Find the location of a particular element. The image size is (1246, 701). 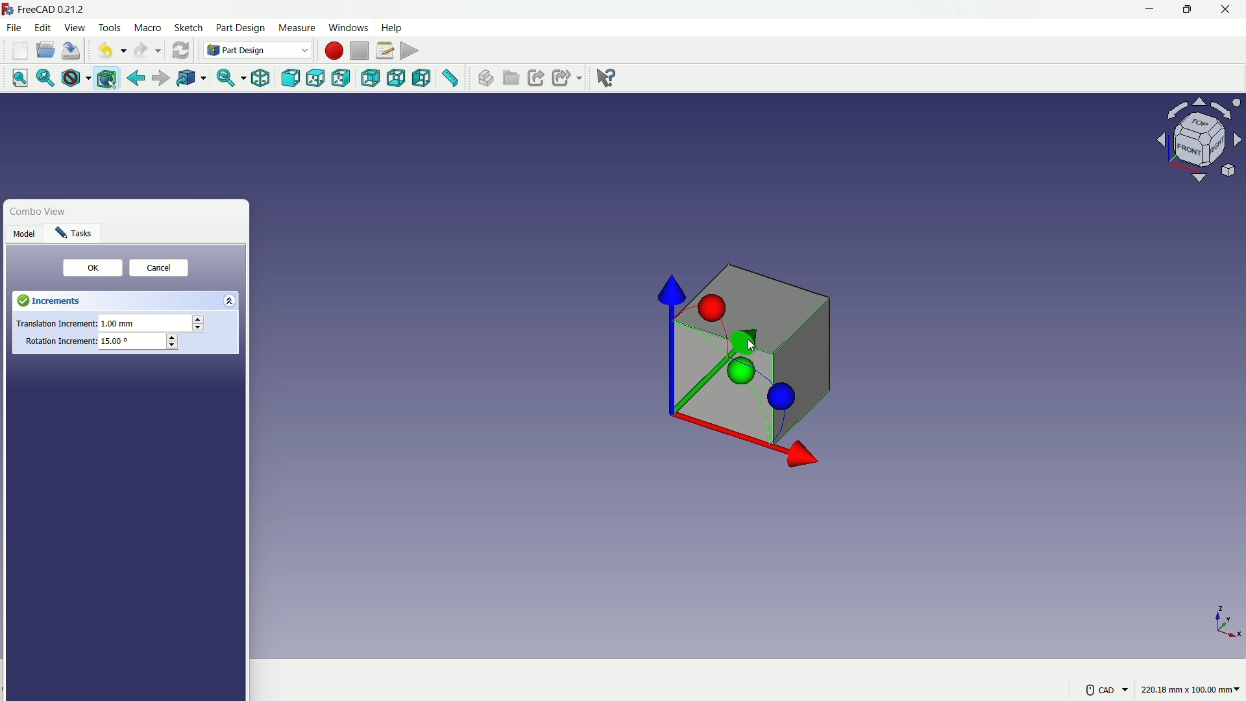

maximize or restore is located at coordinates (1186, 9).